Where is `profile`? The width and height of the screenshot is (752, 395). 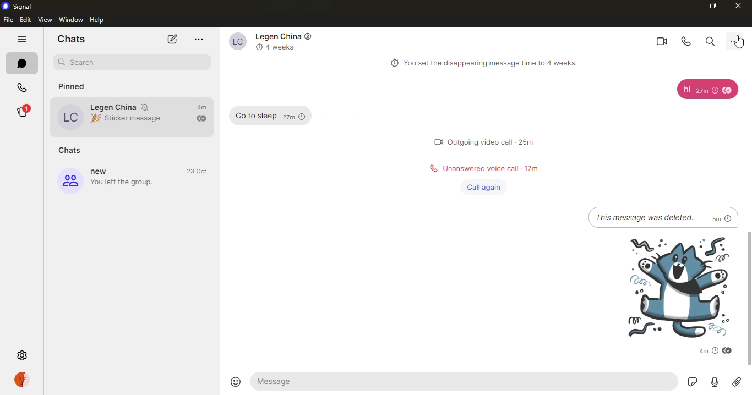
profile is located at coordinates (24, 380).